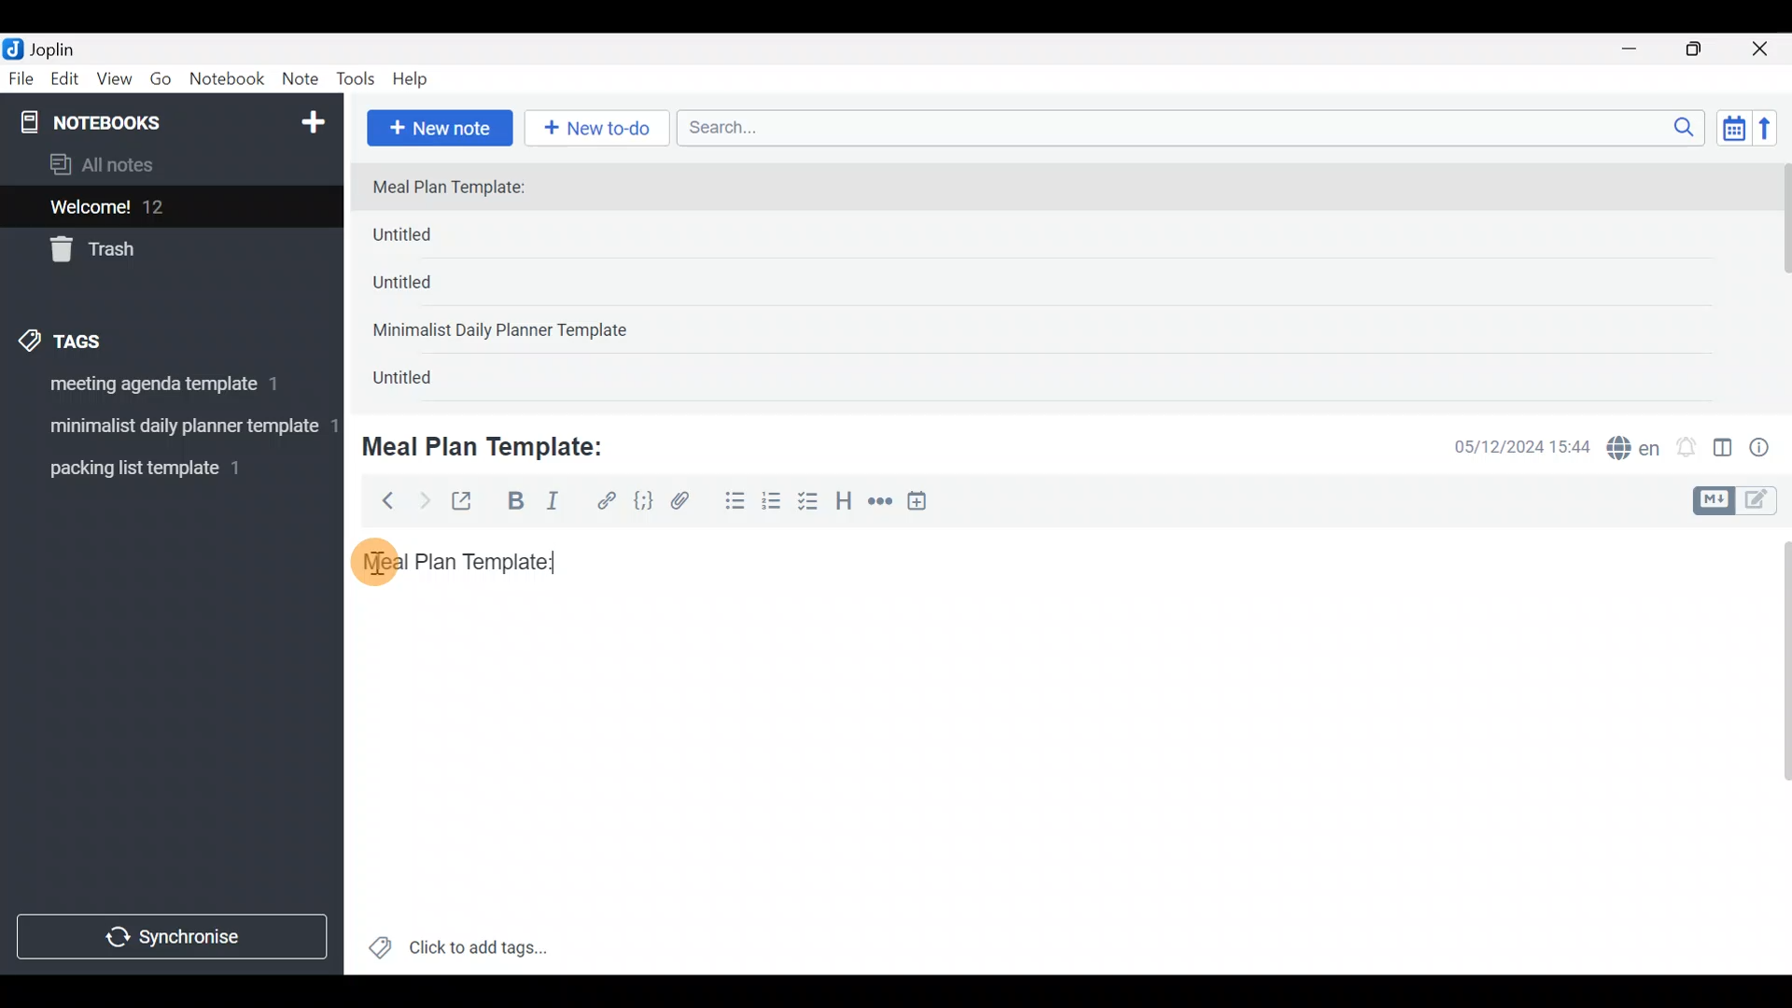 Image resolution: width=1792 pixels, height=1008 pixels. I want to click on Tags, so click(105, 338).